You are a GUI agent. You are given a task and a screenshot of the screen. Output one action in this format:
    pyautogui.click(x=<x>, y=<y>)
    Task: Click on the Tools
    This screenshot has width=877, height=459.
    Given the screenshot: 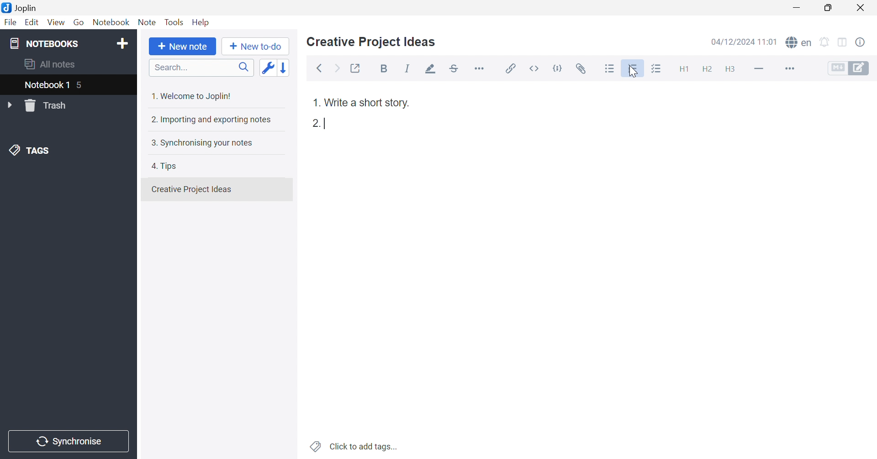 What is the action you would take?
    pyautogui.click(x=175, y=21)
    